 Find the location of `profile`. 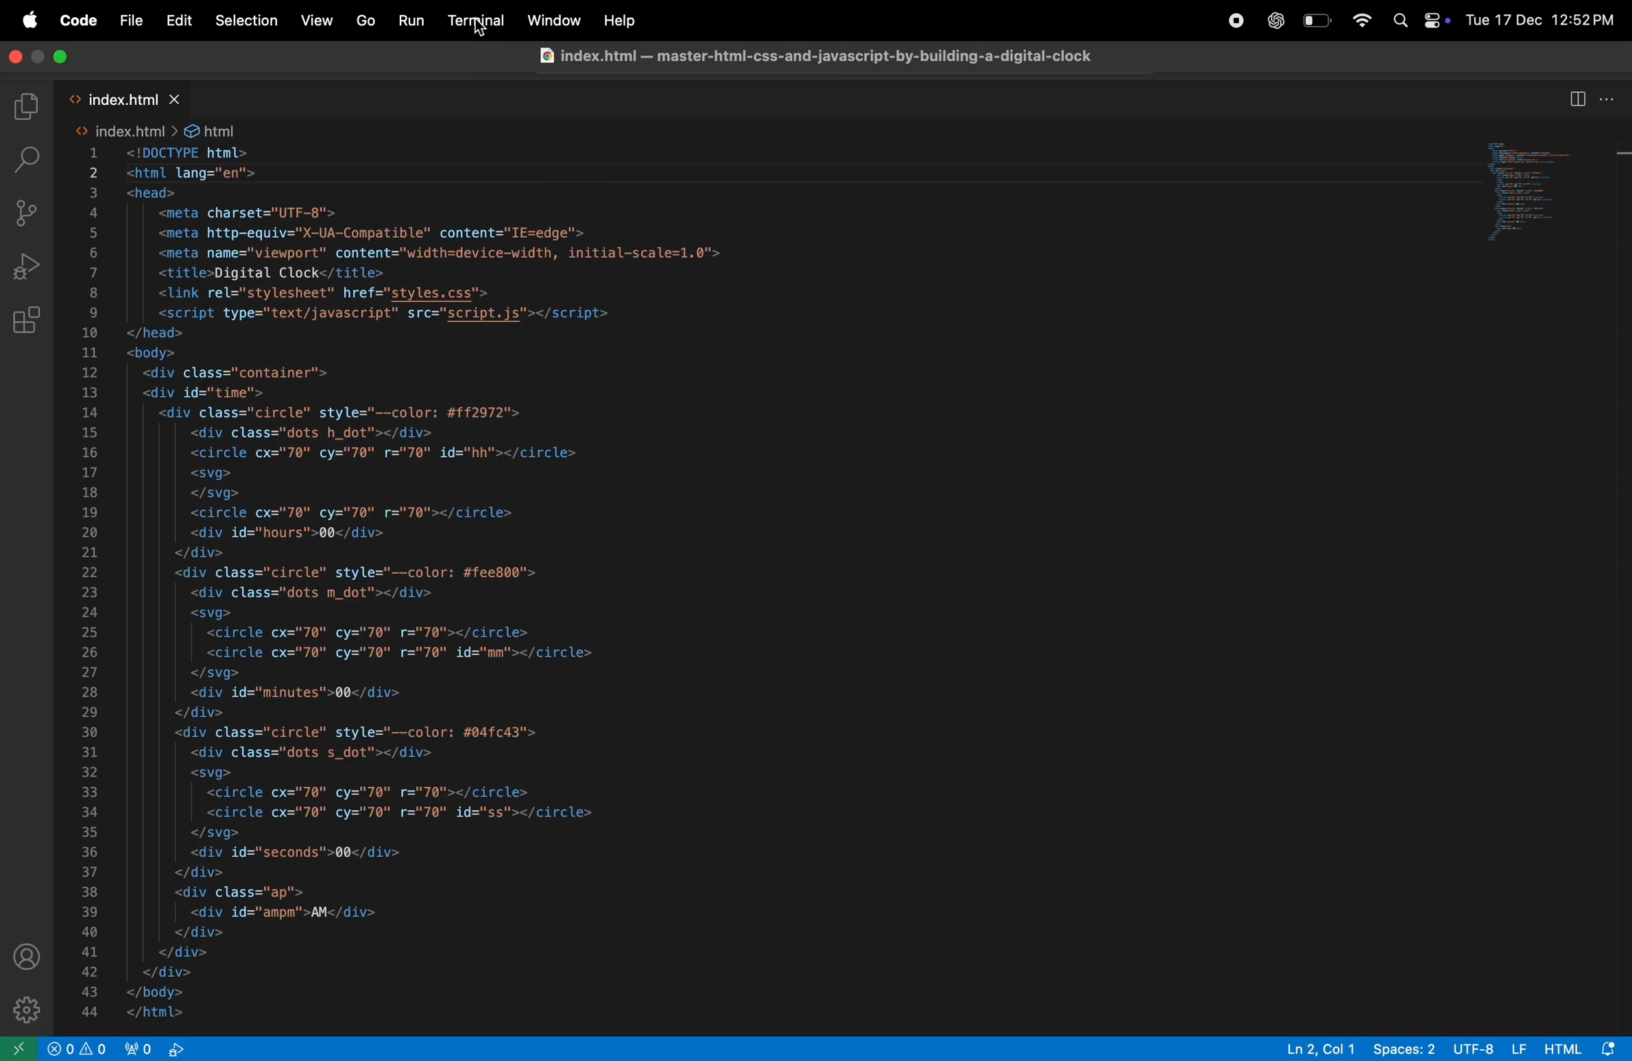

profile is located at coordinates (29, 952).